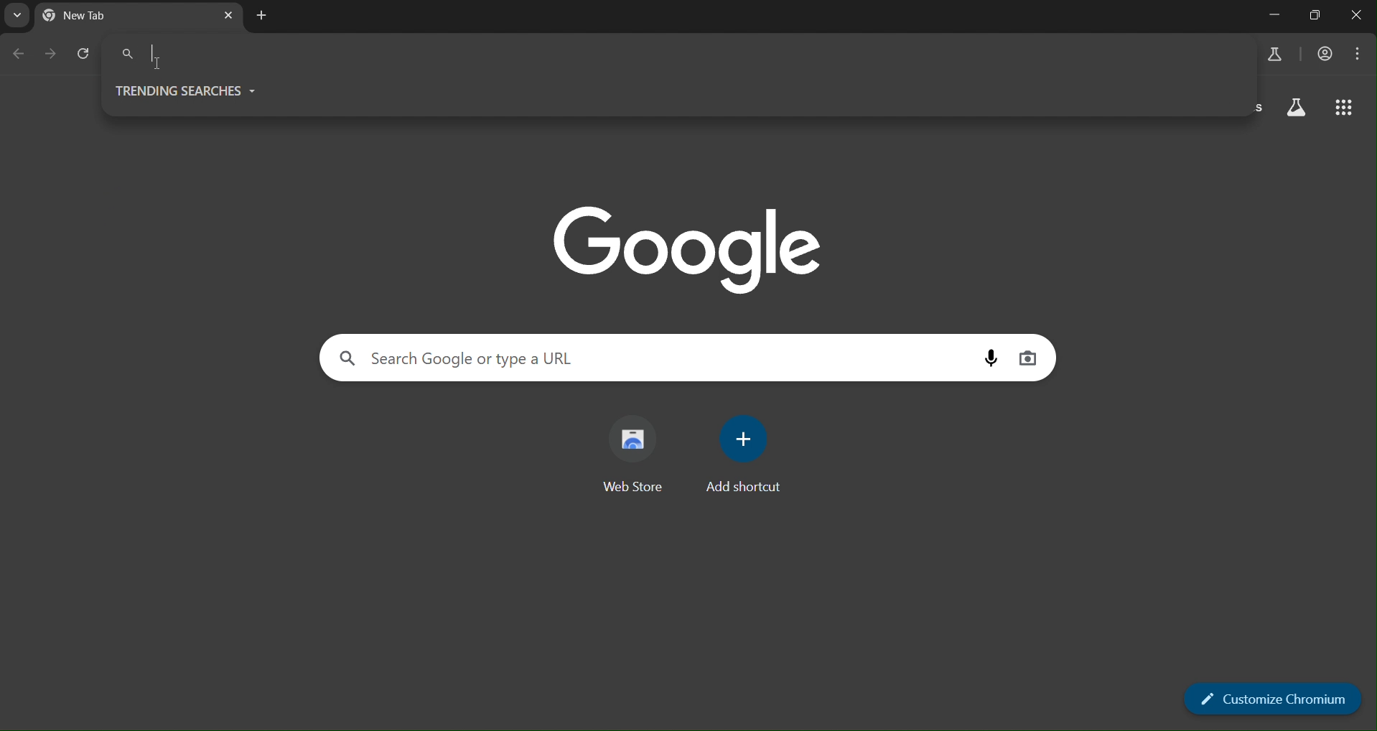 The width and height of the screenshot is (1377, 731). What do you see at coordinates (1357, 17) in the screenshot?
I see `close` at bounding box center [1357, 17].